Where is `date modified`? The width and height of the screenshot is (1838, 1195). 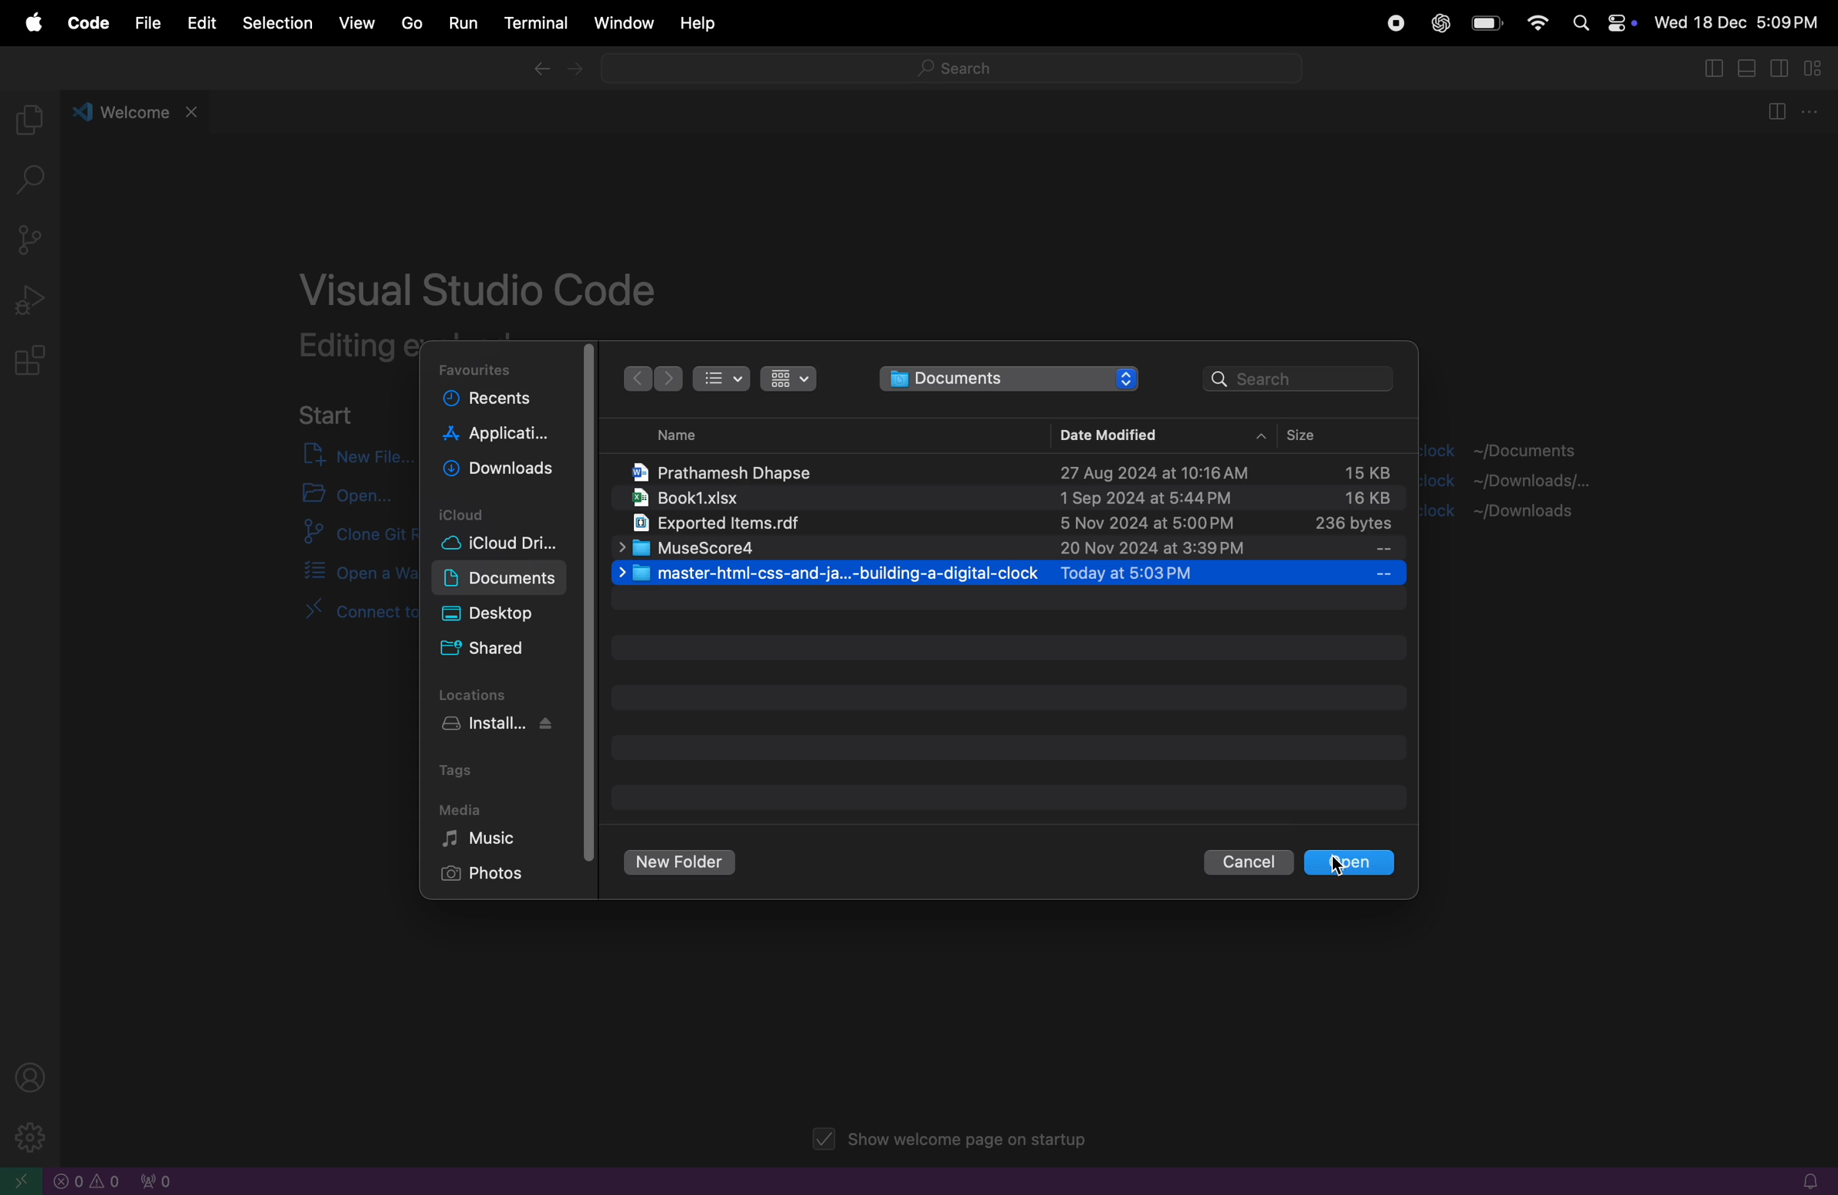
date modified is located at coordinates (1105, 433).